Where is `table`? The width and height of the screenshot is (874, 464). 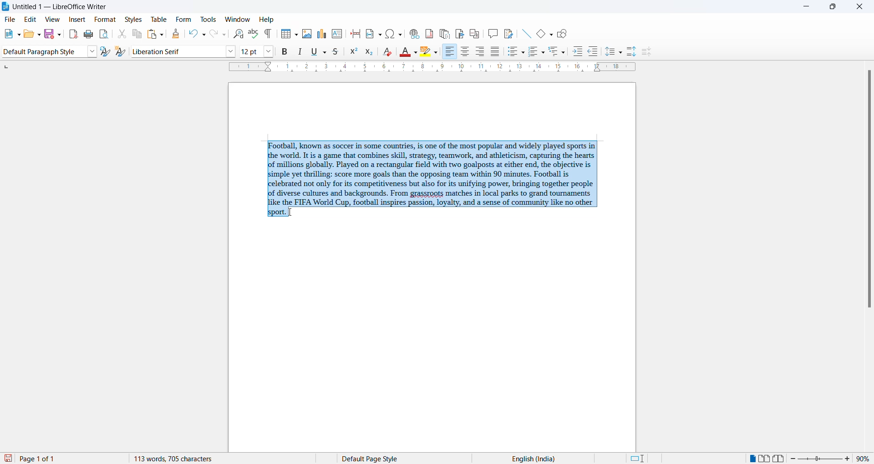 table is located at coordinates (159, 19).